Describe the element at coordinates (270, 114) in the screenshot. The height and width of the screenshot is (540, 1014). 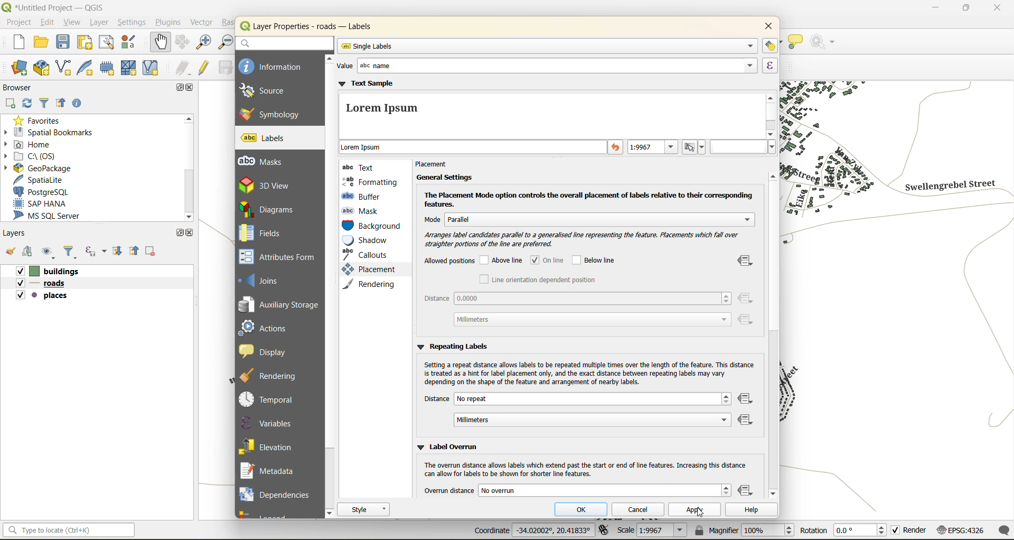
I see `symbology` at that location.